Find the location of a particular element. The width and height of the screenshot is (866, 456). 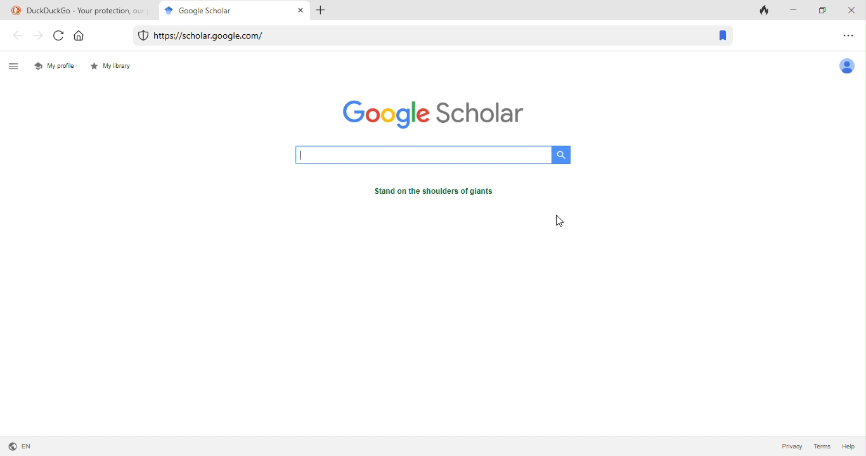

maximize is located at coordinates (825, 9).